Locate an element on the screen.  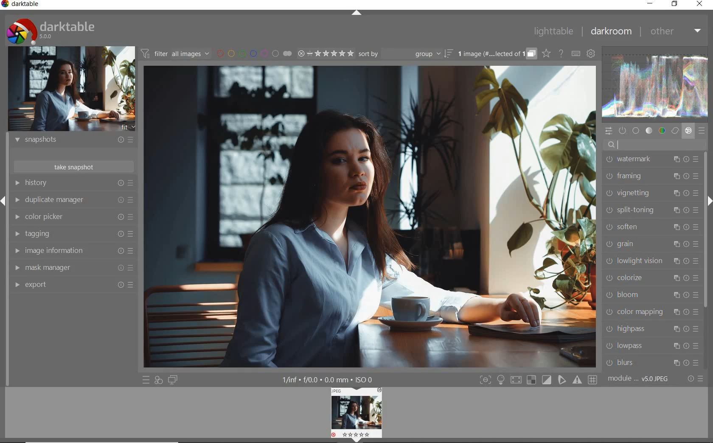
image information is located at coordinates (73, 251).